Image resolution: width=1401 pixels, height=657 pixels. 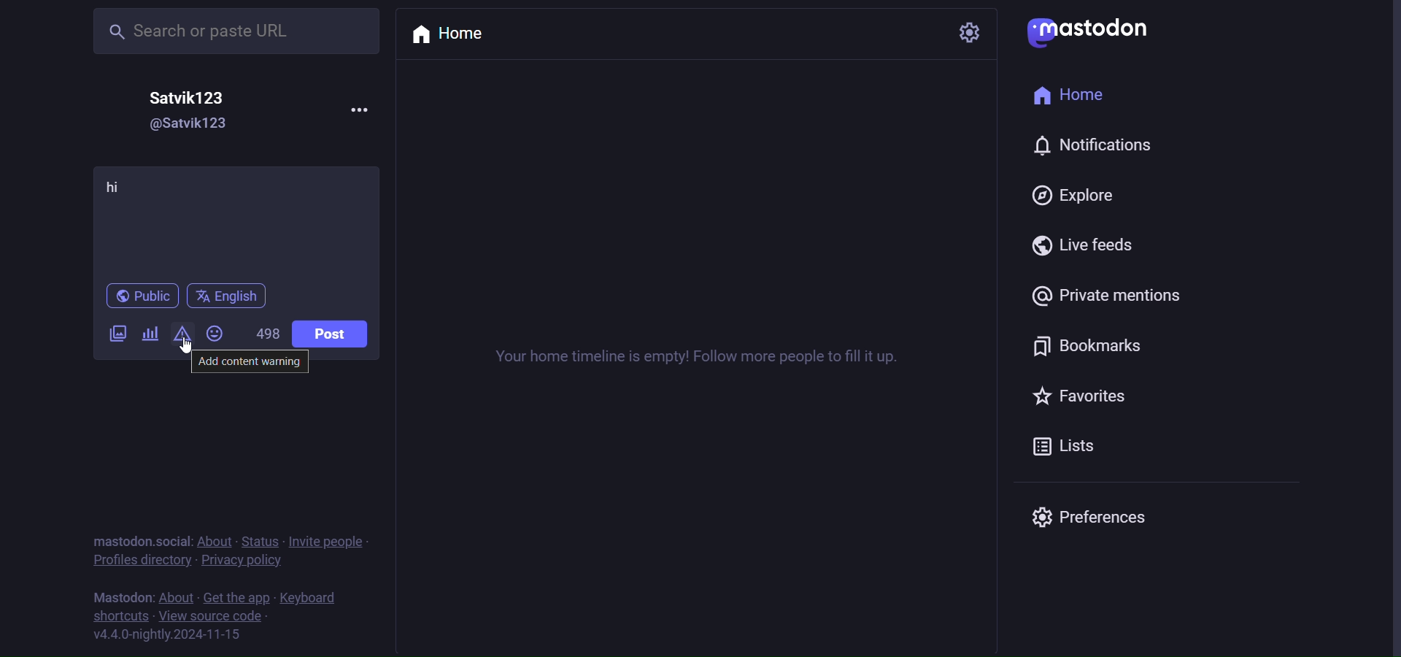 What do you see at coordinates (1076, 450) in the screenshot?
I see `lists` at bounding box center [1076, 450].